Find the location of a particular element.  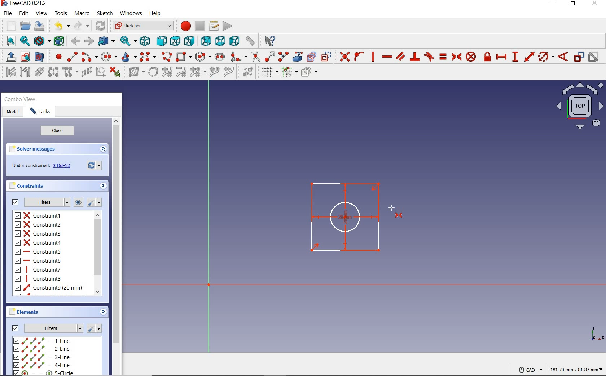

execute macro is located at coordinates (228, 27).